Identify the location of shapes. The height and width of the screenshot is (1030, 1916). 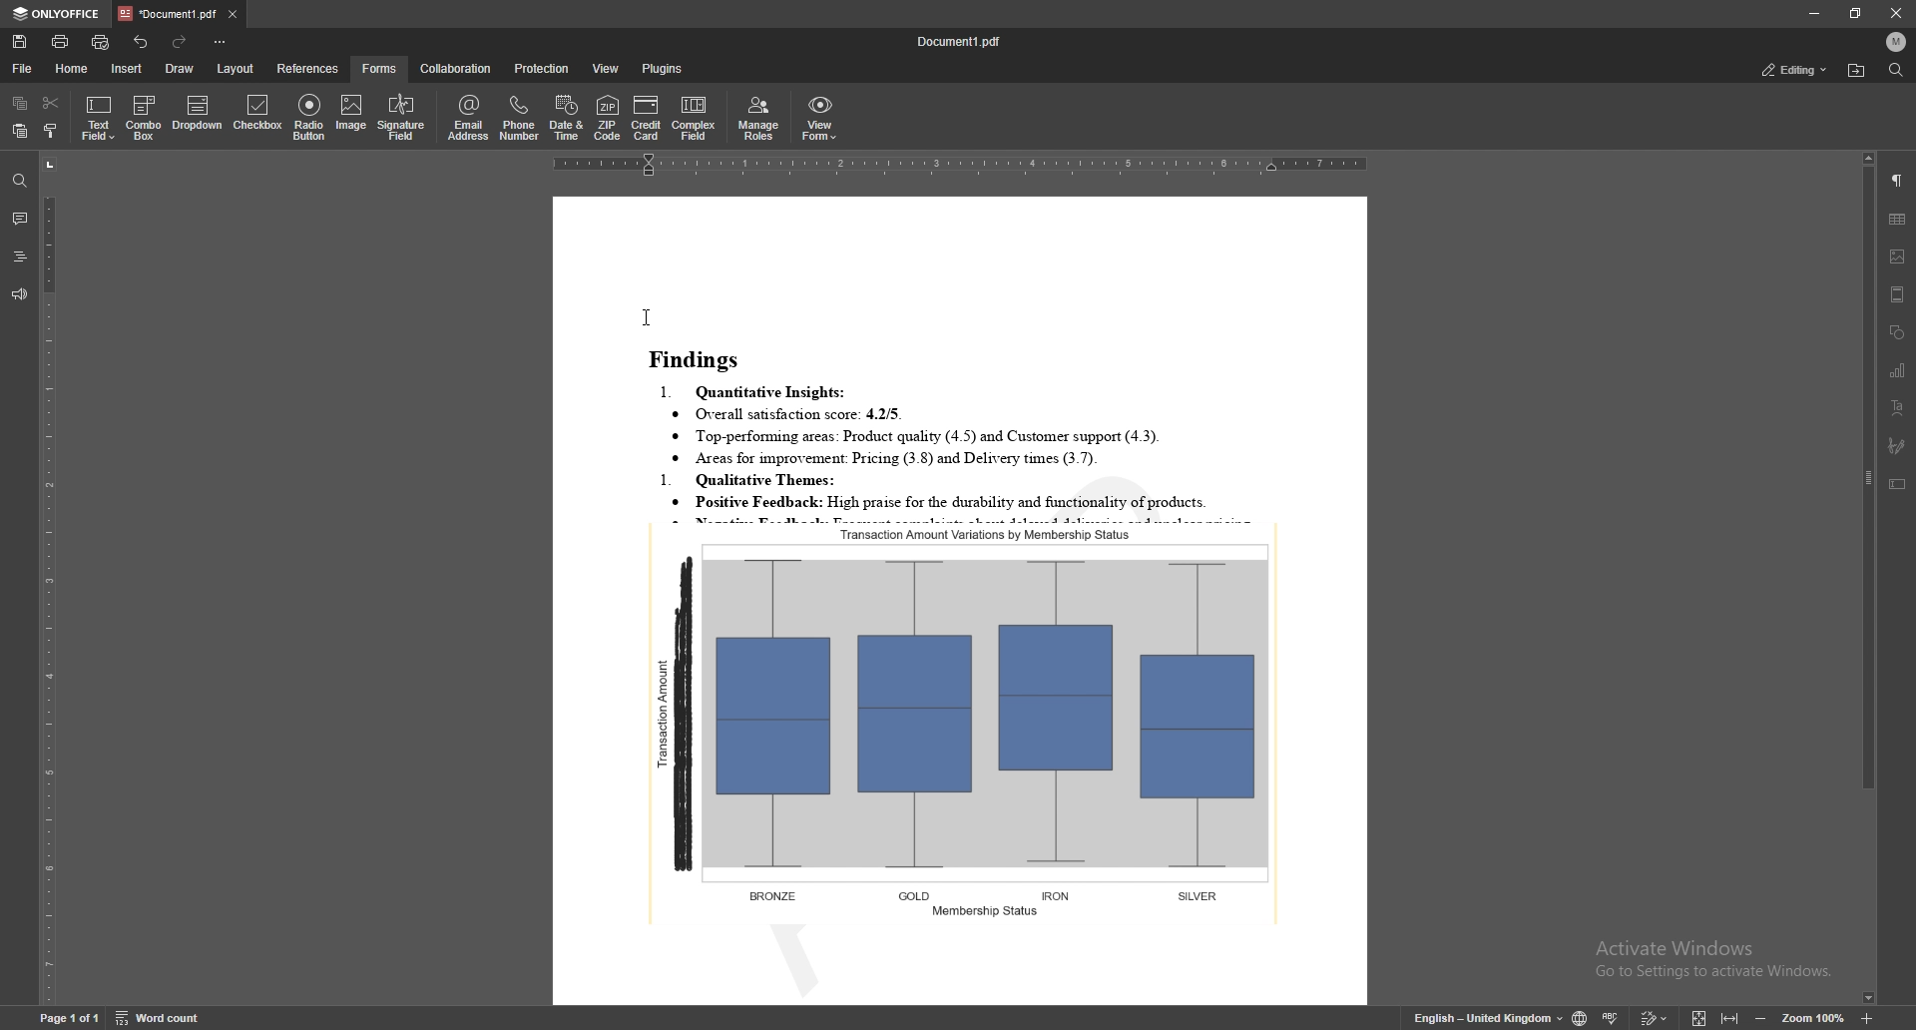
(1899, 333).